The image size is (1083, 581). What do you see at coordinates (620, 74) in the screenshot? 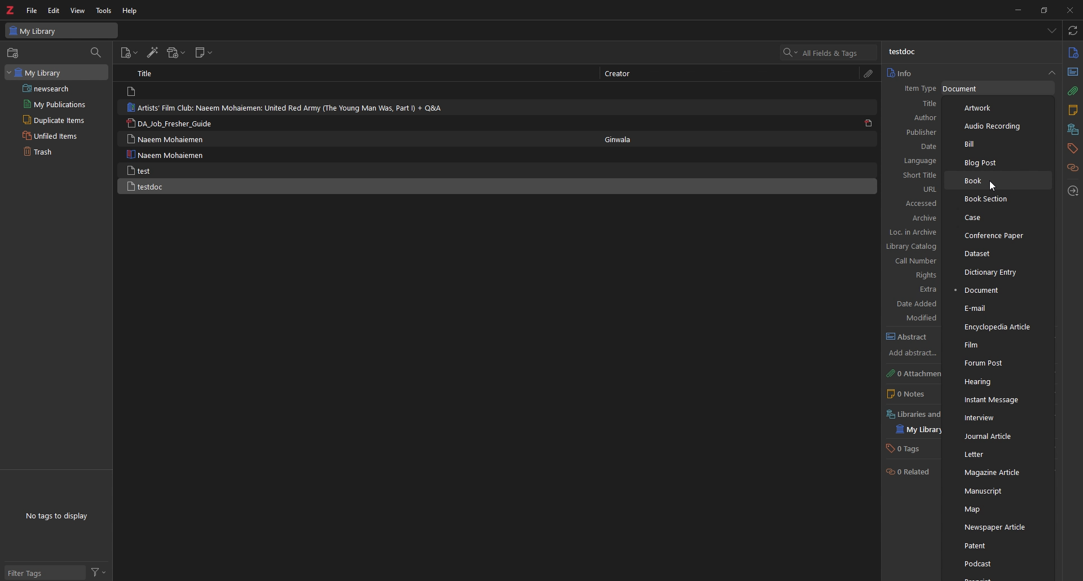
I see `Creator` at bounding box center [620, 74].